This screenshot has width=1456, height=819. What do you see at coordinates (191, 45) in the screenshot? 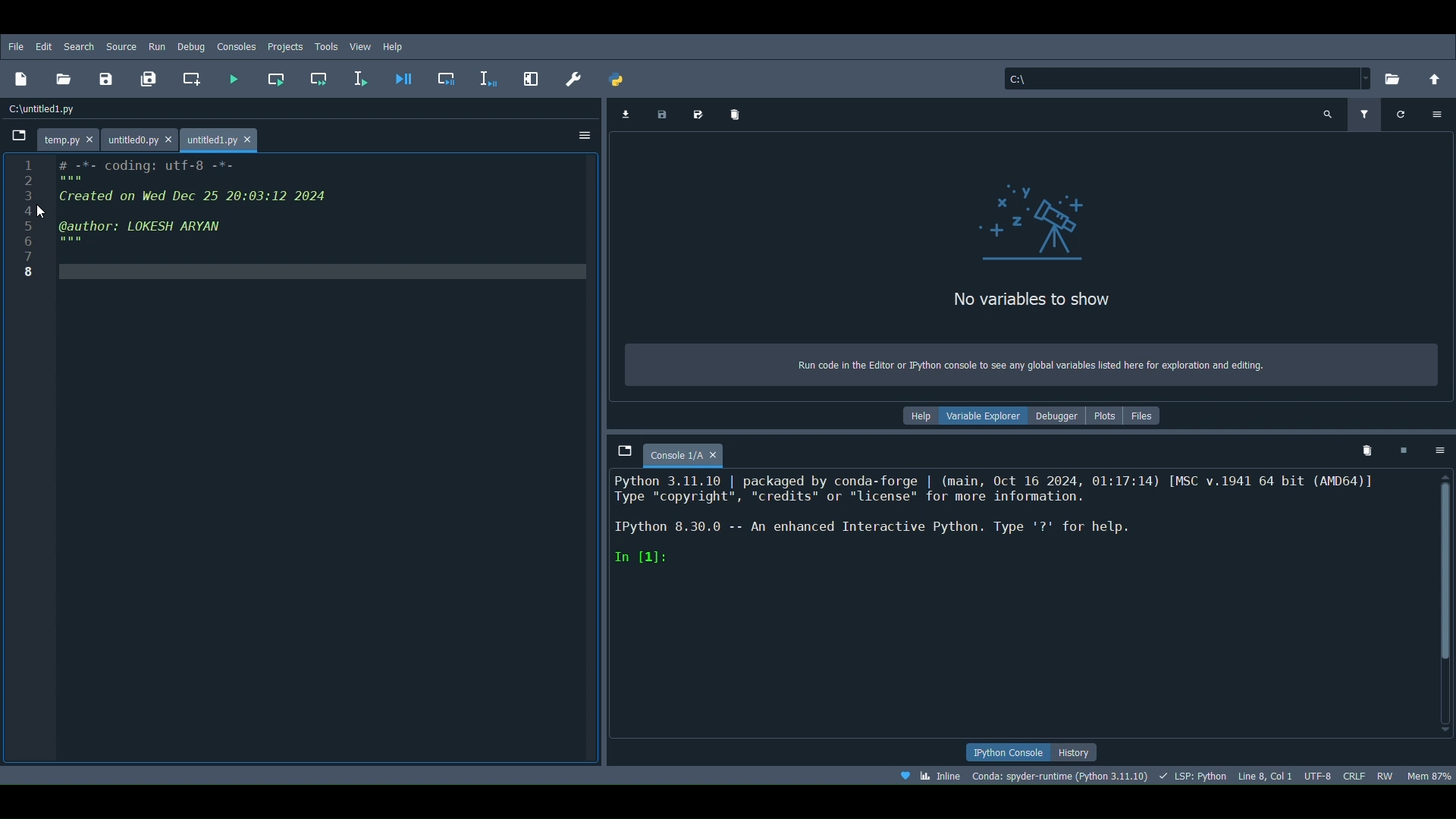
I see `Debug` at bounding box center [191, 45].